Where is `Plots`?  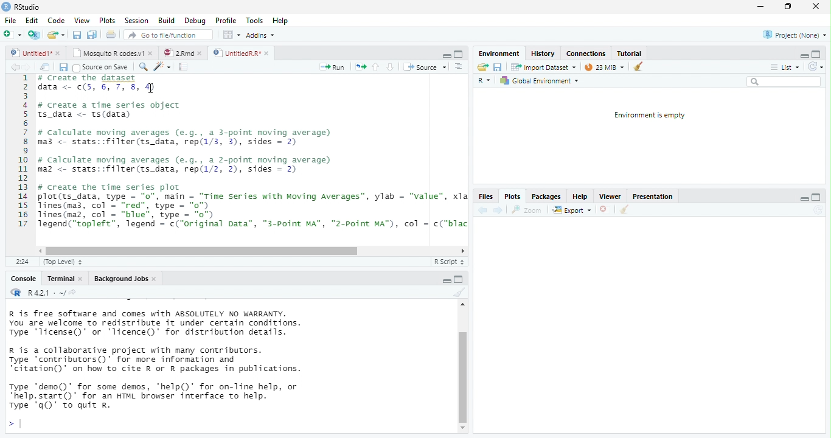 Plots is located at coordinates (108, 21).